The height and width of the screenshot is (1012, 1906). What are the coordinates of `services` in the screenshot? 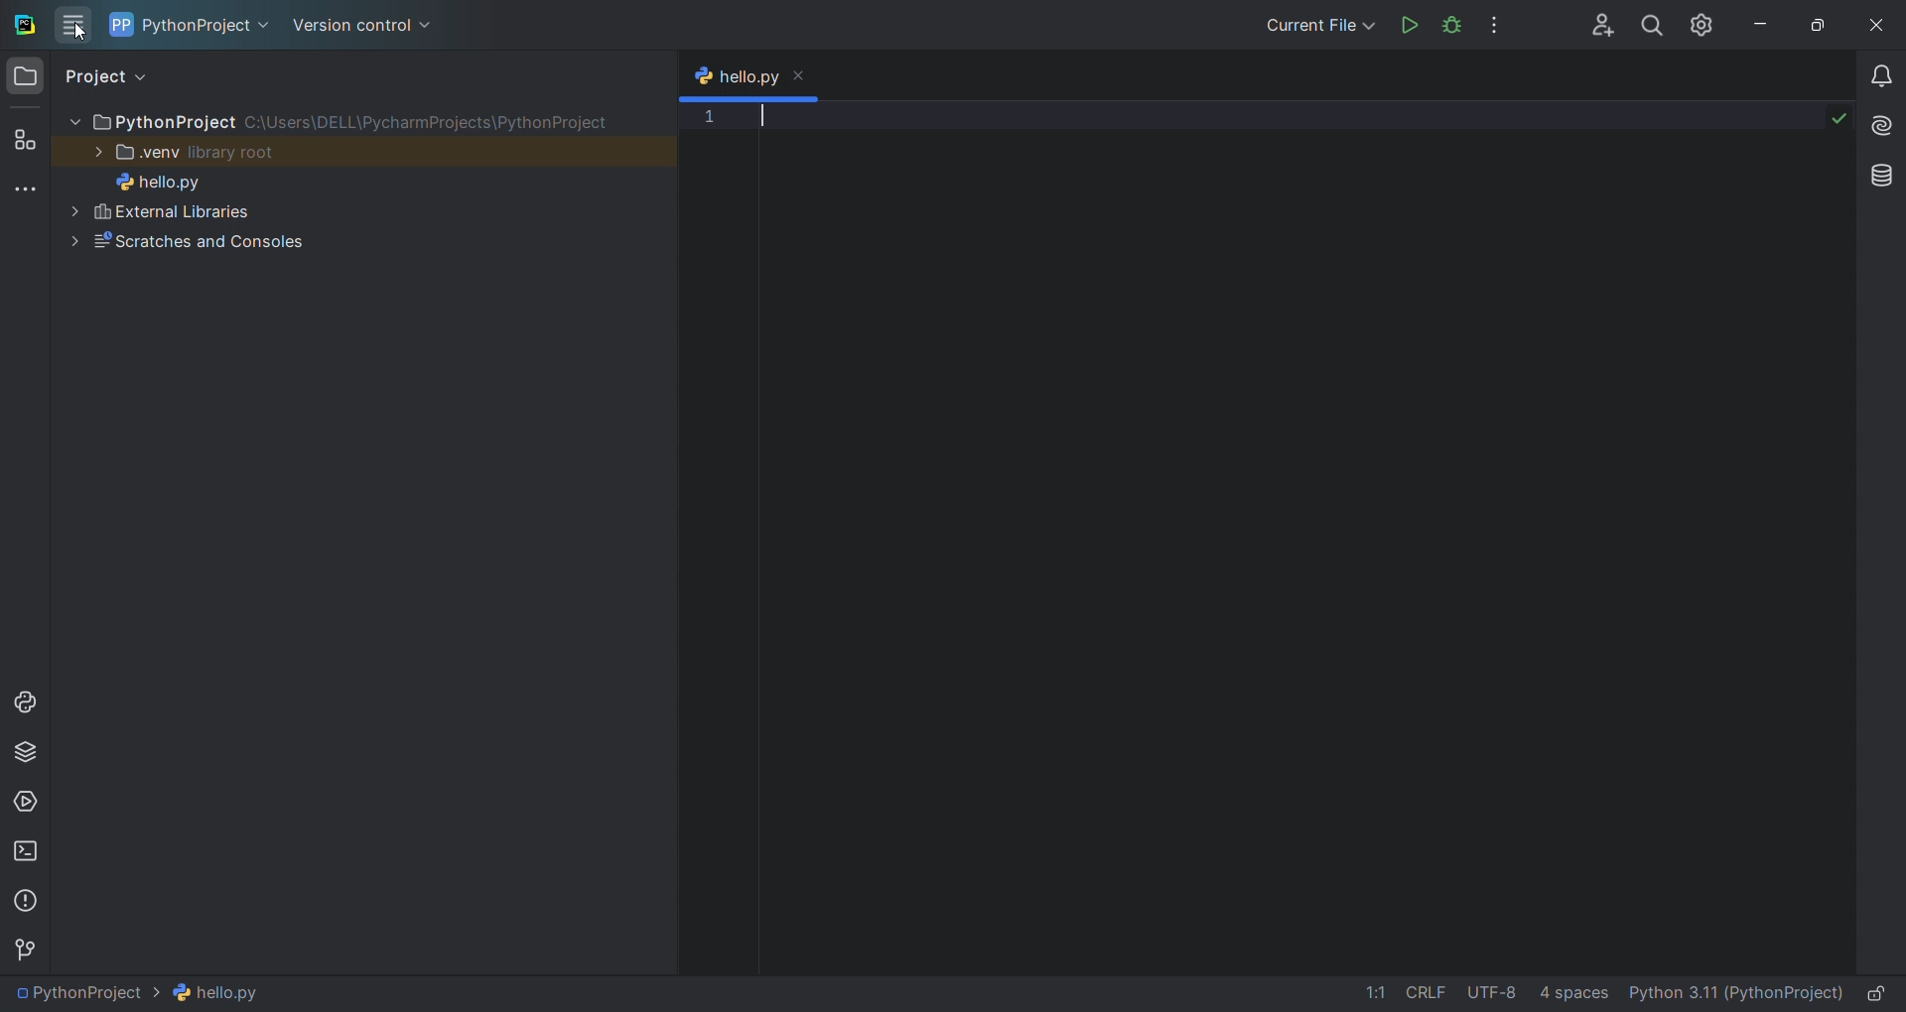 It's located at (25, 805).